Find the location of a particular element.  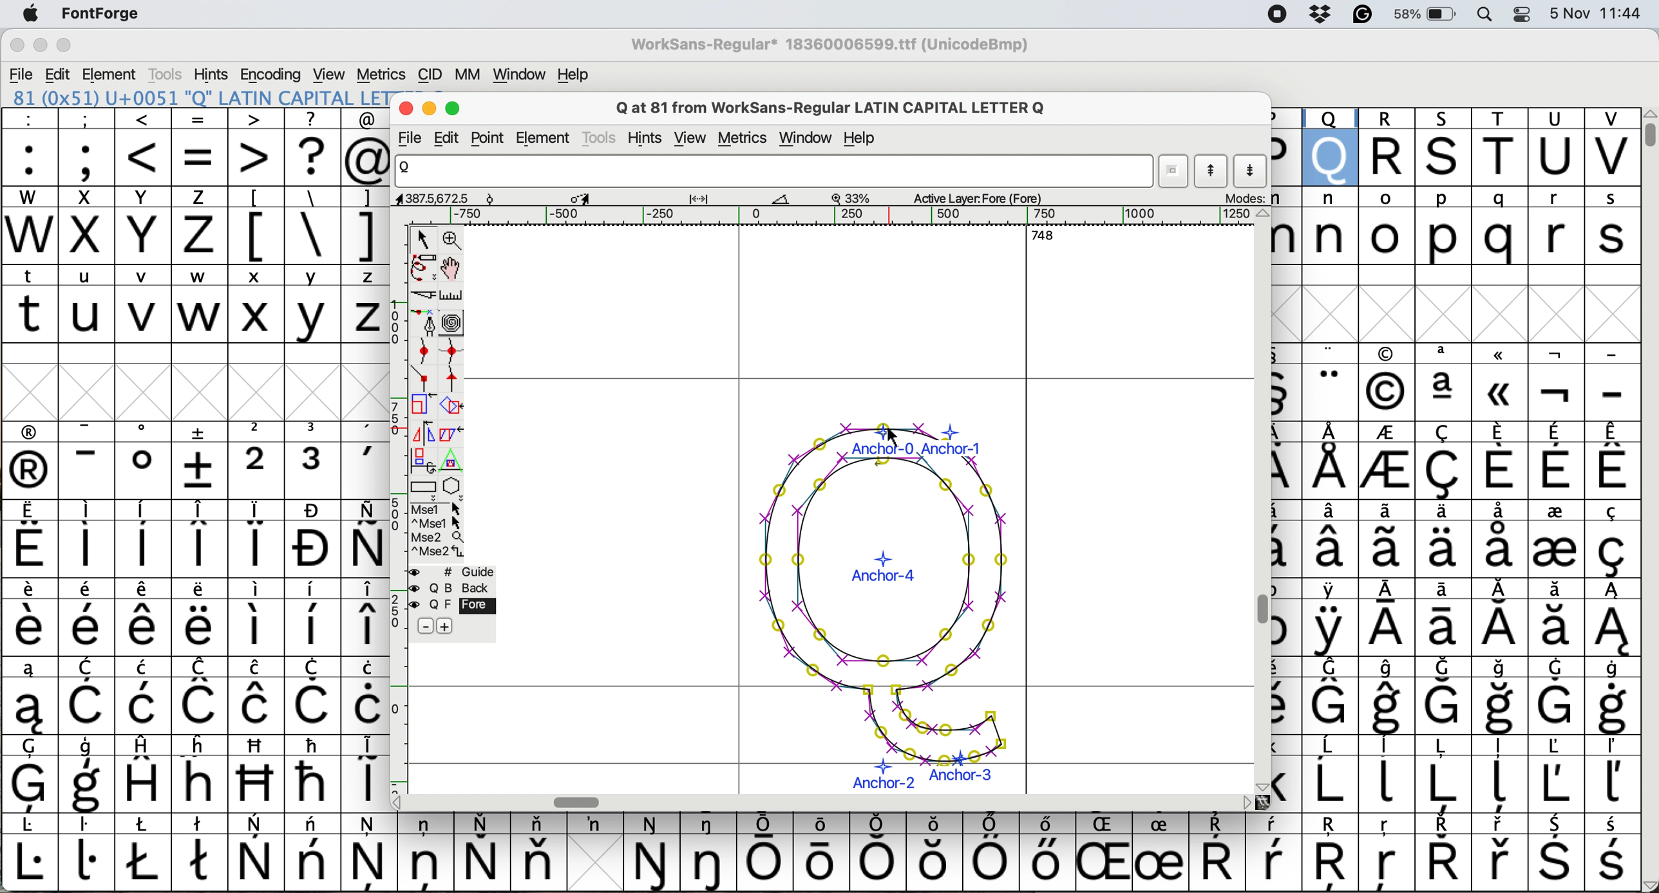

perform a perspective transformation on selection is located at coordinates (455, 461).